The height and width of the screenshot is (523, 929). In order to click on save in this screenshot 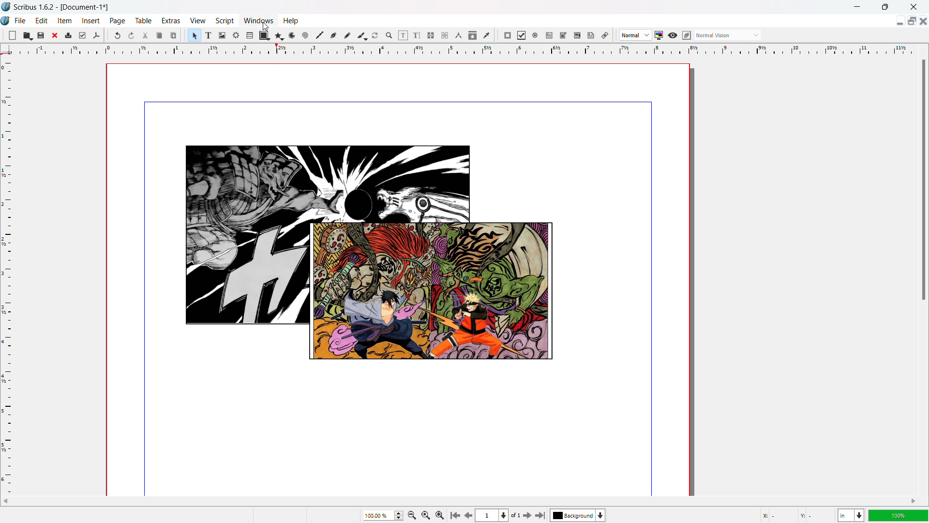, I will do `click(41, 36)`.